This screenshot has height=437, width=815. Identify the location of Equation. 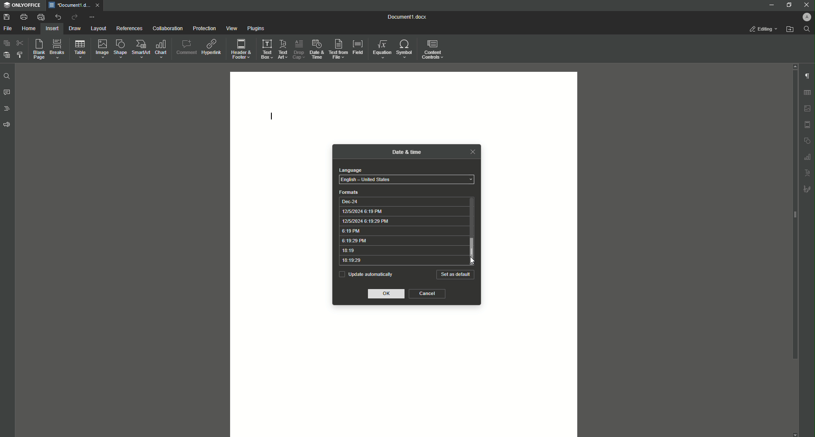
(382, 49).